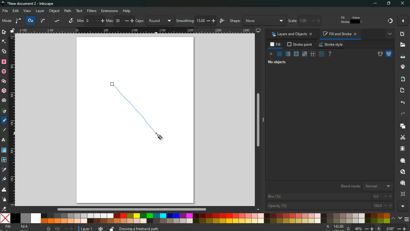 The width and height of the screenshot is (410, 231). What do you see at coordinates (4, 122) in the screenshot?
I see `pencil tool` at bounding box center [4, 122].